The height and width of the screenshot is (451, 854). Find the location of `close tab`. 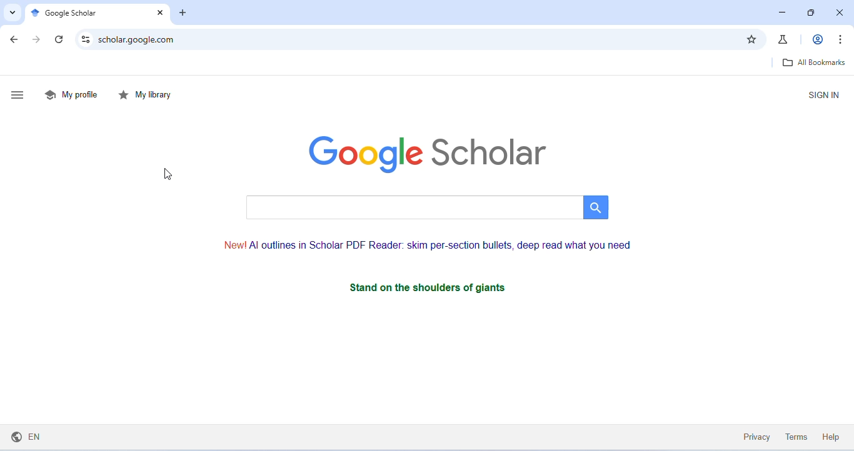

close tab is located at coordinates (158, 14).